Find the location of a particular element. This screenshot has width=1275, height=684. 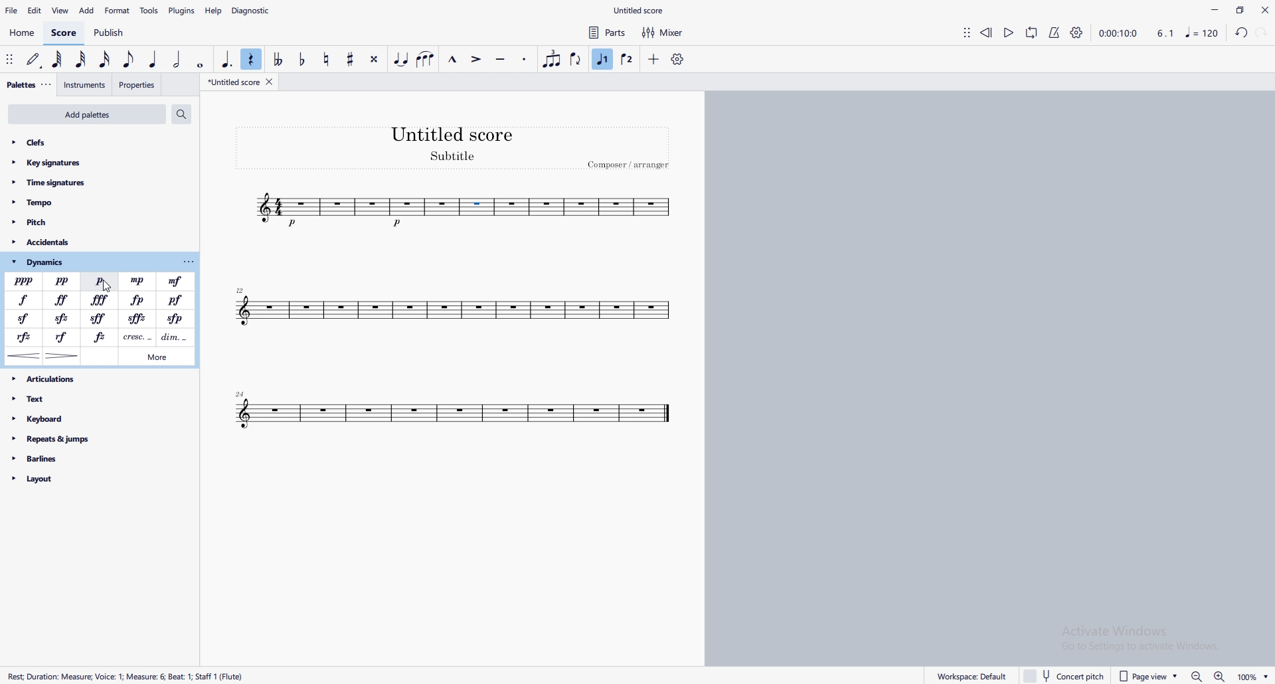

Rect Duration: Measure: Voice: 1 Mesure 6 is located at coordinates (127, 676).